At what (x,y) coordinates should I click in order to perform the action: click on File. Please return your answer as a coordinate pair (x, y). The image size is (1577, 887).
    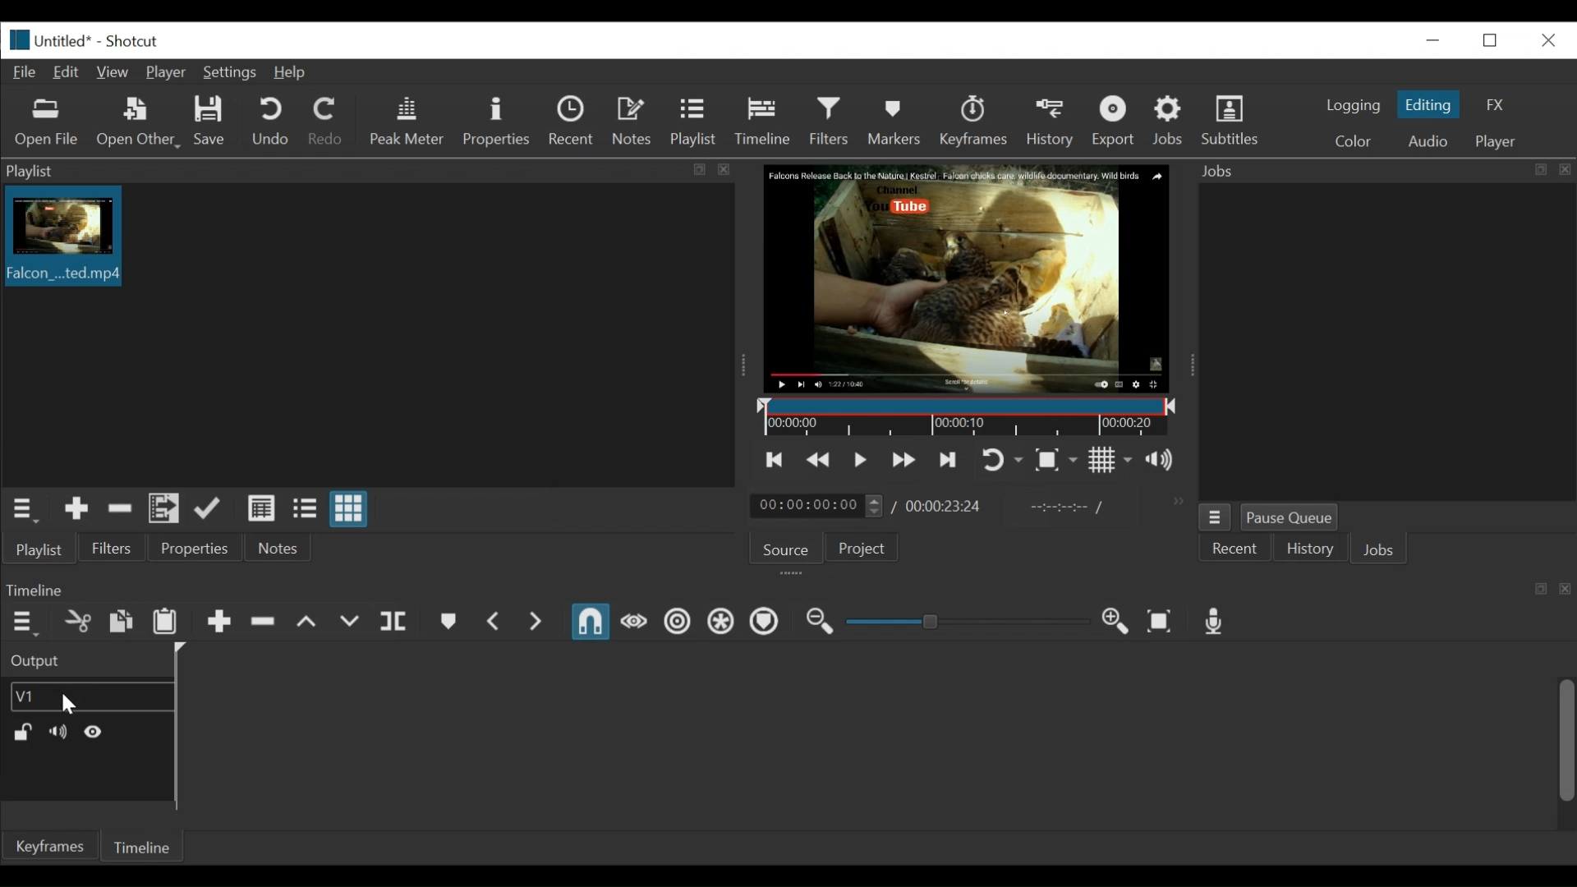
    Looking at the image, I should click on (24, 72).